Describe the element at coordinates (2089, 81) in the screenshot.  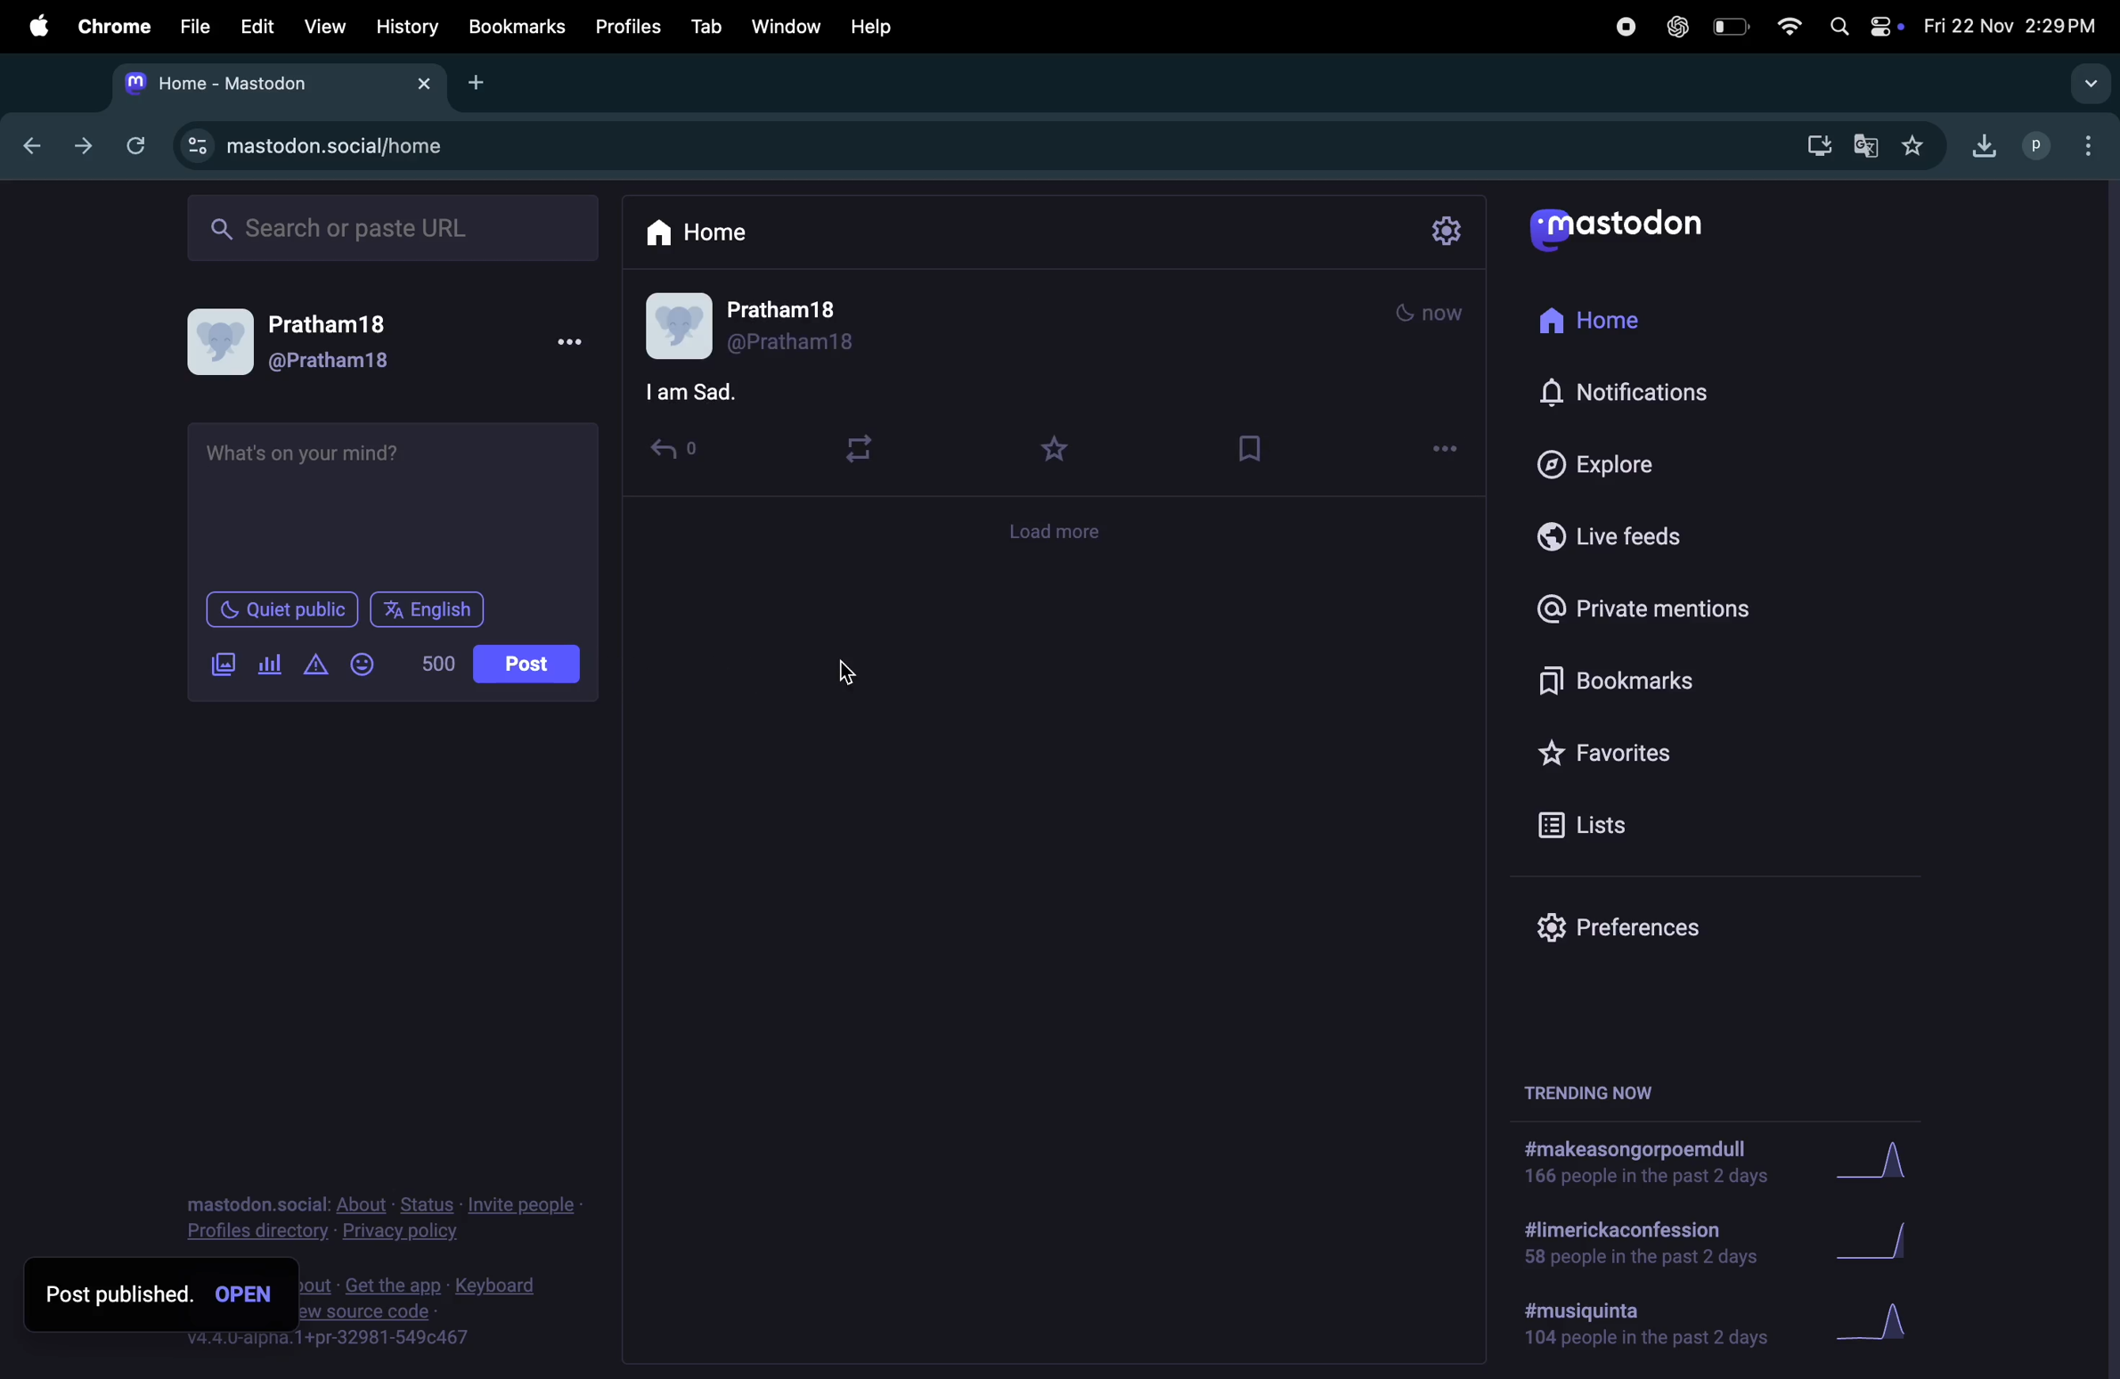
I see `search tab` at that location.